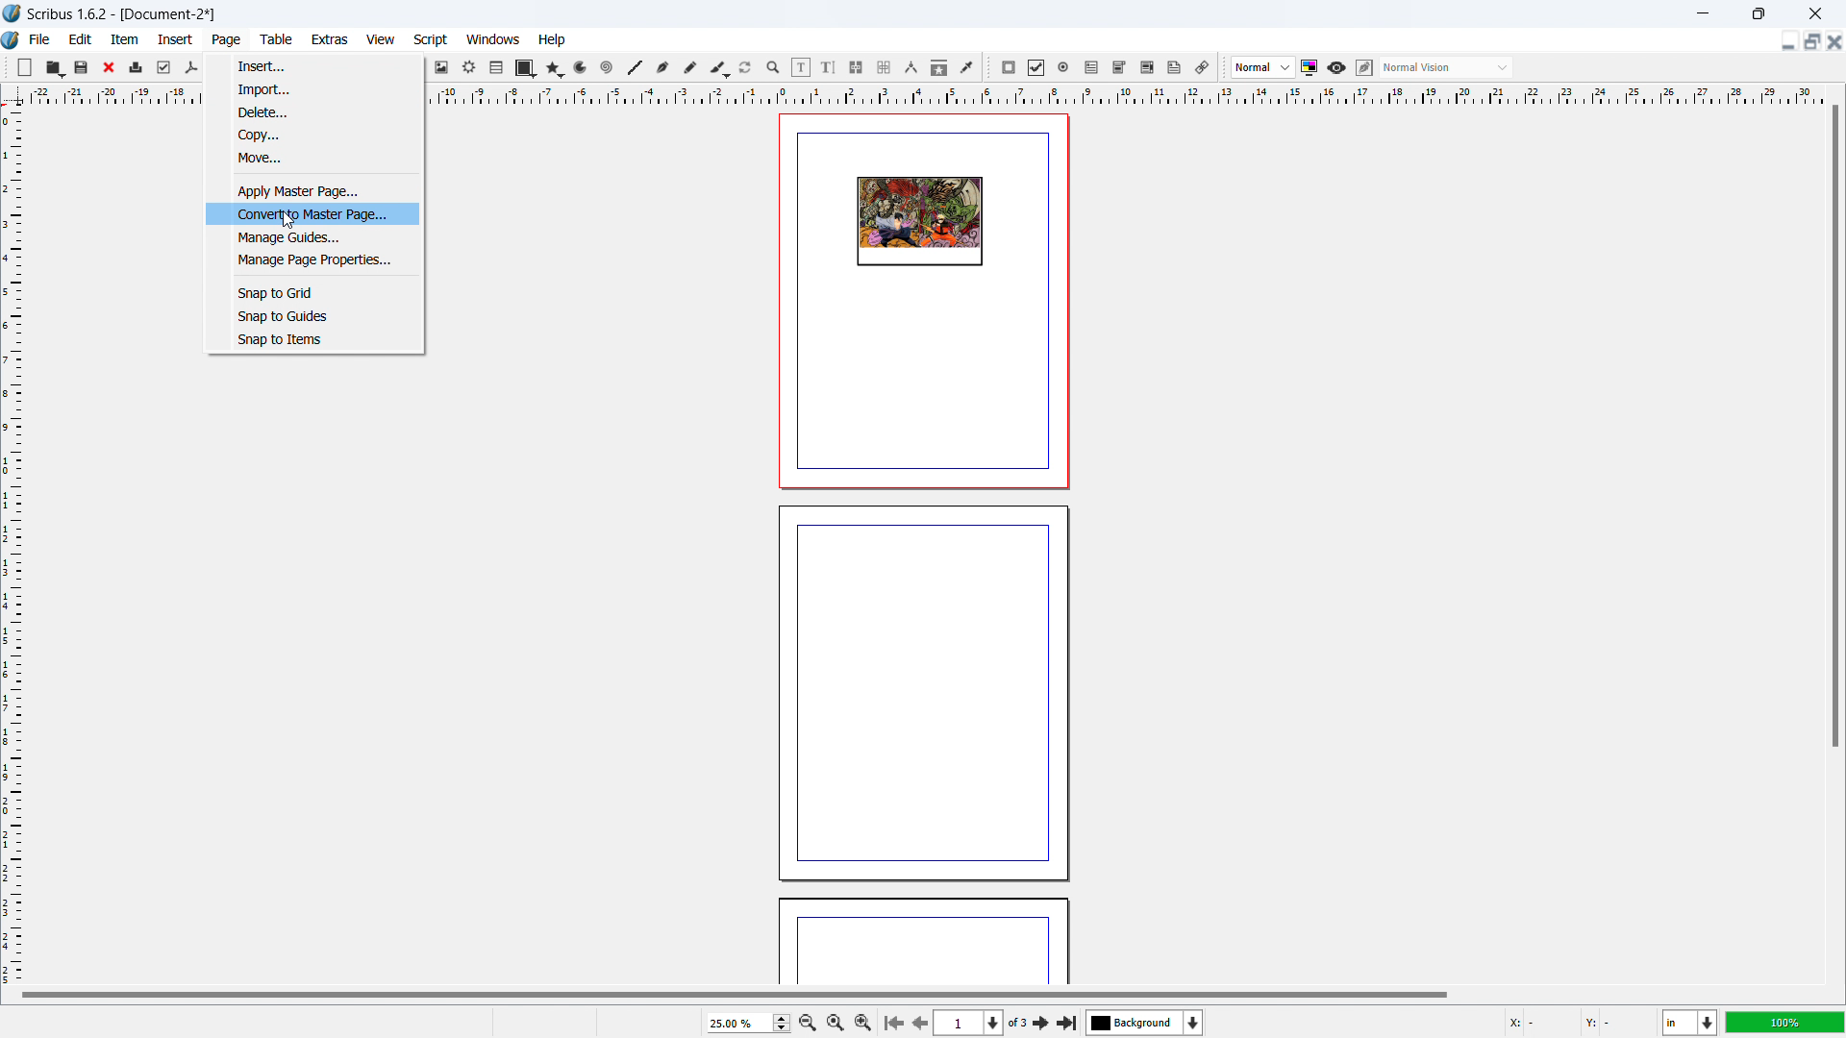 This screenshot has height=1038, width=1846. Describe the element at coordinates (988, 68) in the screenshot. I see `move toolbox` at that location.